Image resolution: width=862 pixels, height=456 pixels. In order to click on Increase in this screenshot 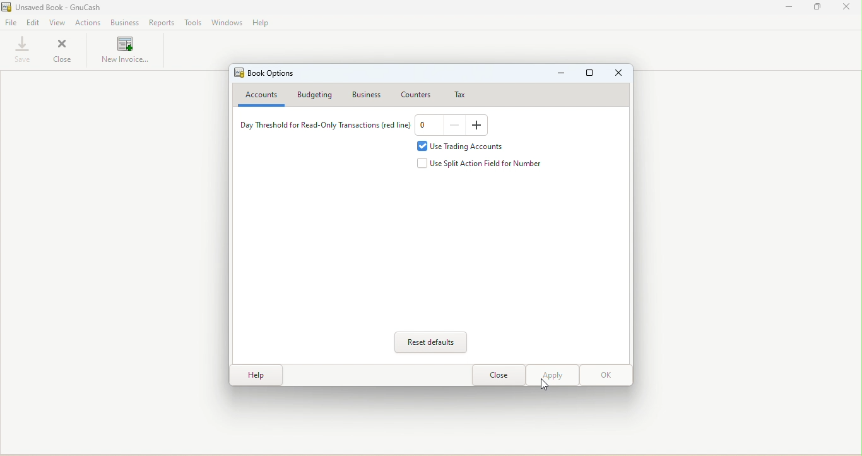, I will do `click(478, 126)`.